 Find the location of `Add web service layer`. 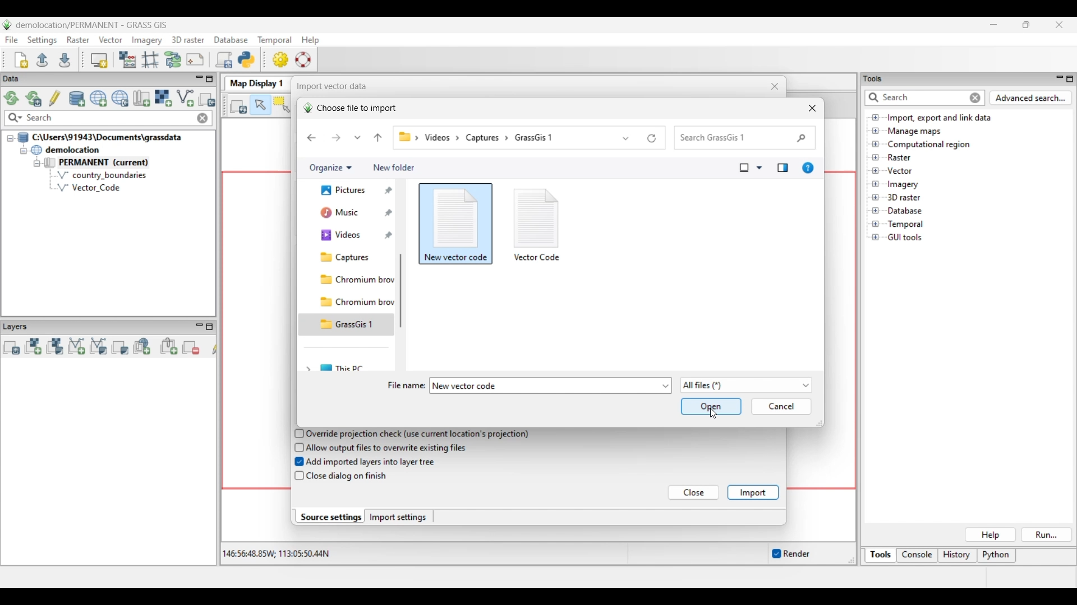

Add web service layer is located at coordinates (142, 346).